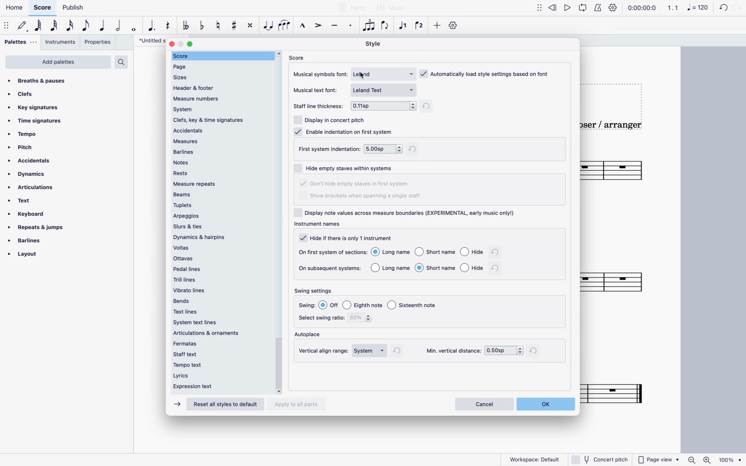 Image resolution: width=746 pixels, height=466 pixels. What do you see at coordinates (172, 43) in the screenshot?
I see `close` at bounding box center [172, 43].